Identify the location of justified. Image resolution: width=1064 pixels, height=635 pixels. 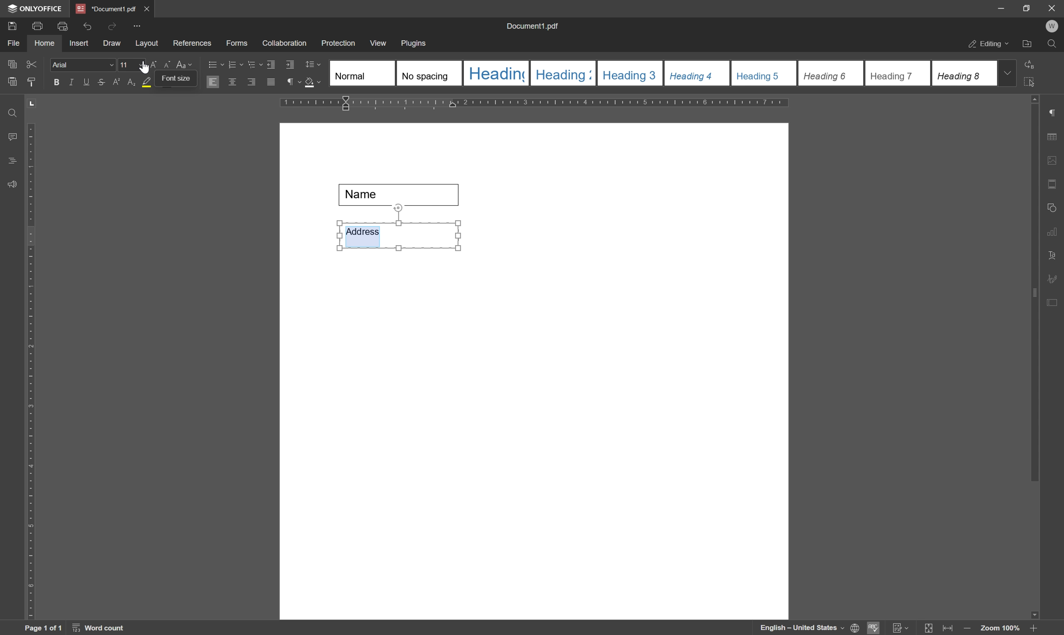
(270, 82).